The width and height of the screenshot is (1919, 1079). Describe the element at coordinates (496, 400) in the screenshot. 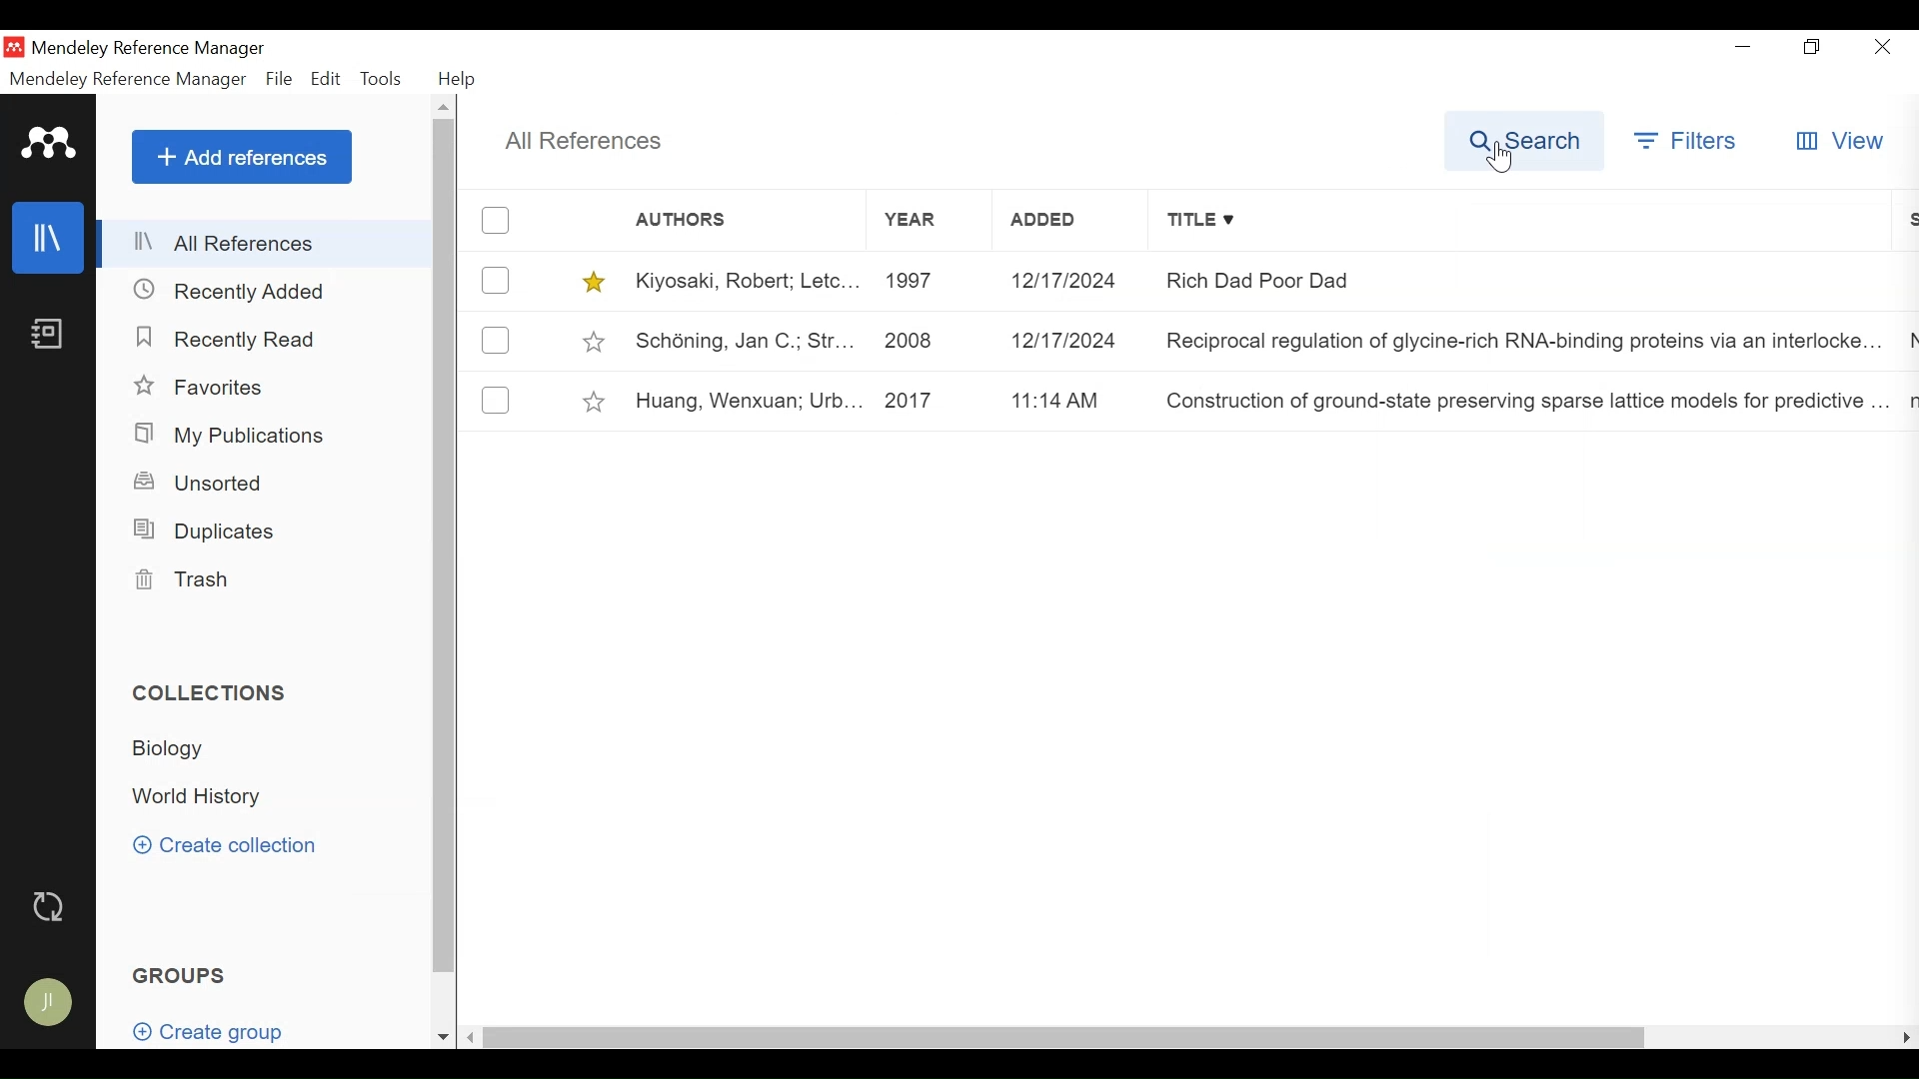

I see `(un)select` at that location.